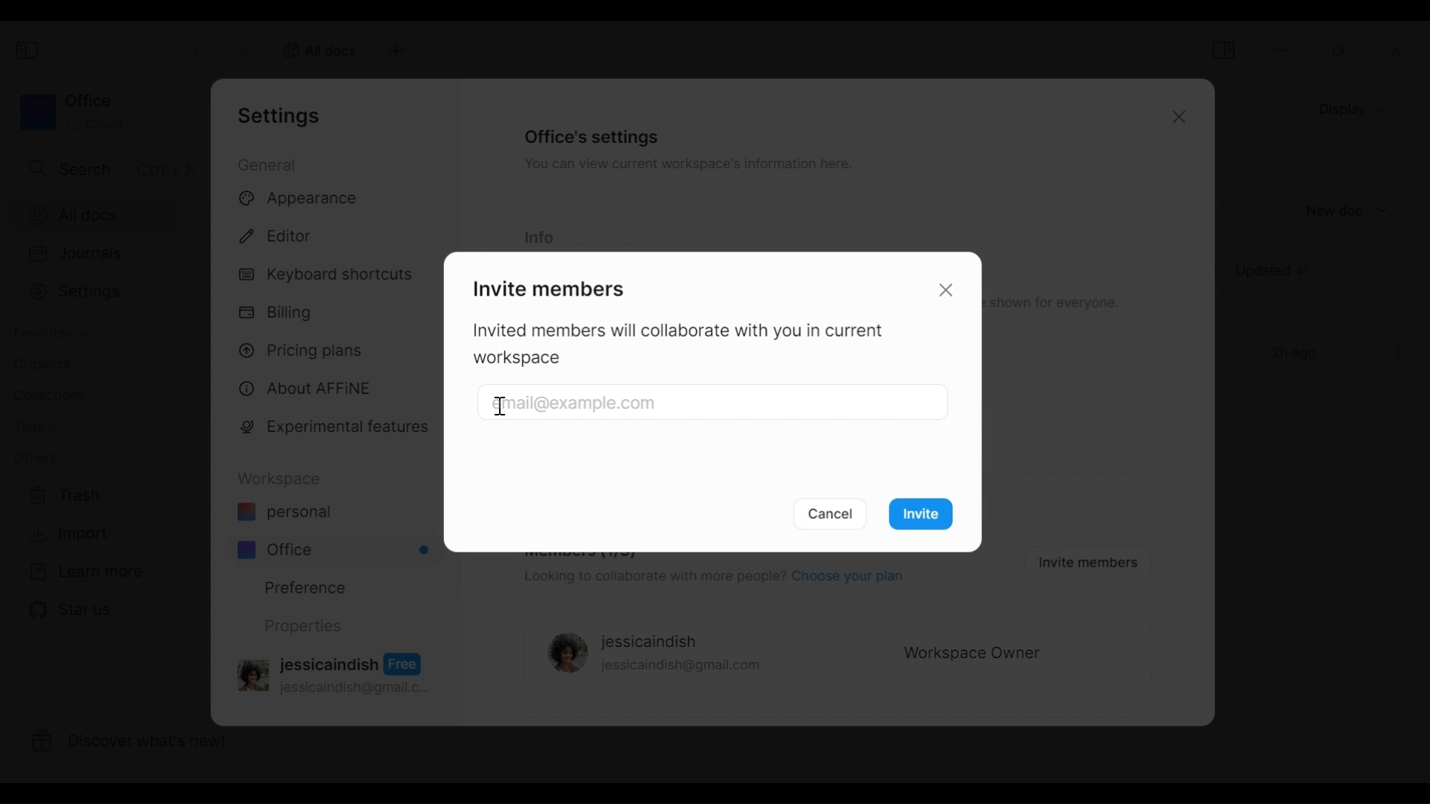 This screenshot has width=1430, height=804. Describe the element at coordinates (279, 313) in the screenshot. I see `Biling` at that location.